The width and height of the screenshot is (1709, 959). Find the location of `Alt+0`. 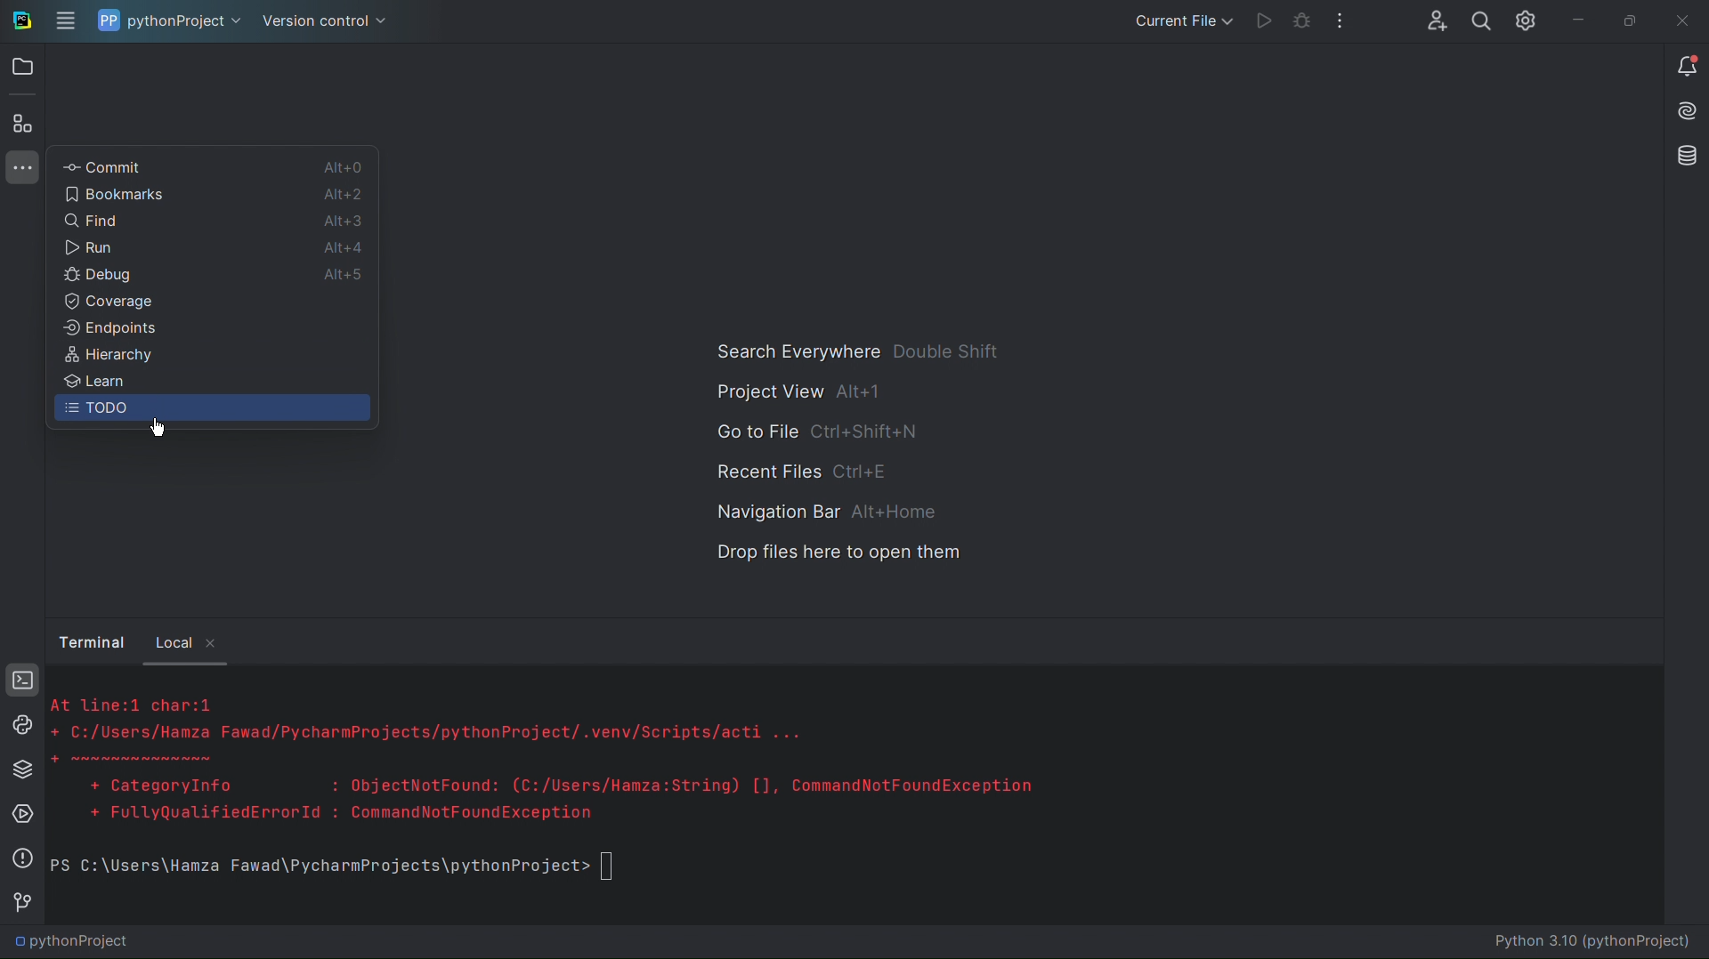

Alt+0 is located at coordinates (340, 168).